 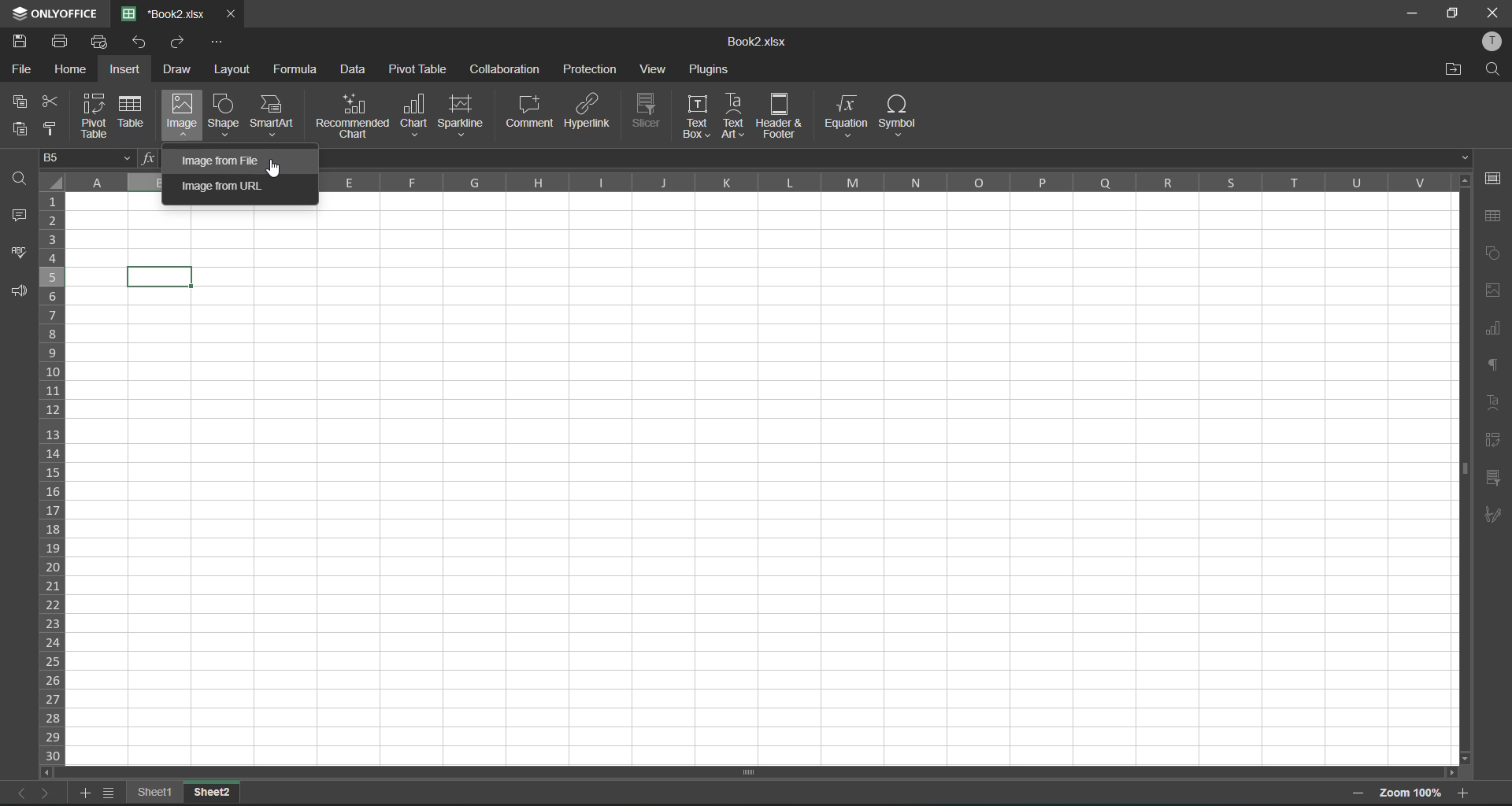 What do you see at coordinates (530, 112) in the screenshot?
I see `comment` at bounding box center [530, 112].